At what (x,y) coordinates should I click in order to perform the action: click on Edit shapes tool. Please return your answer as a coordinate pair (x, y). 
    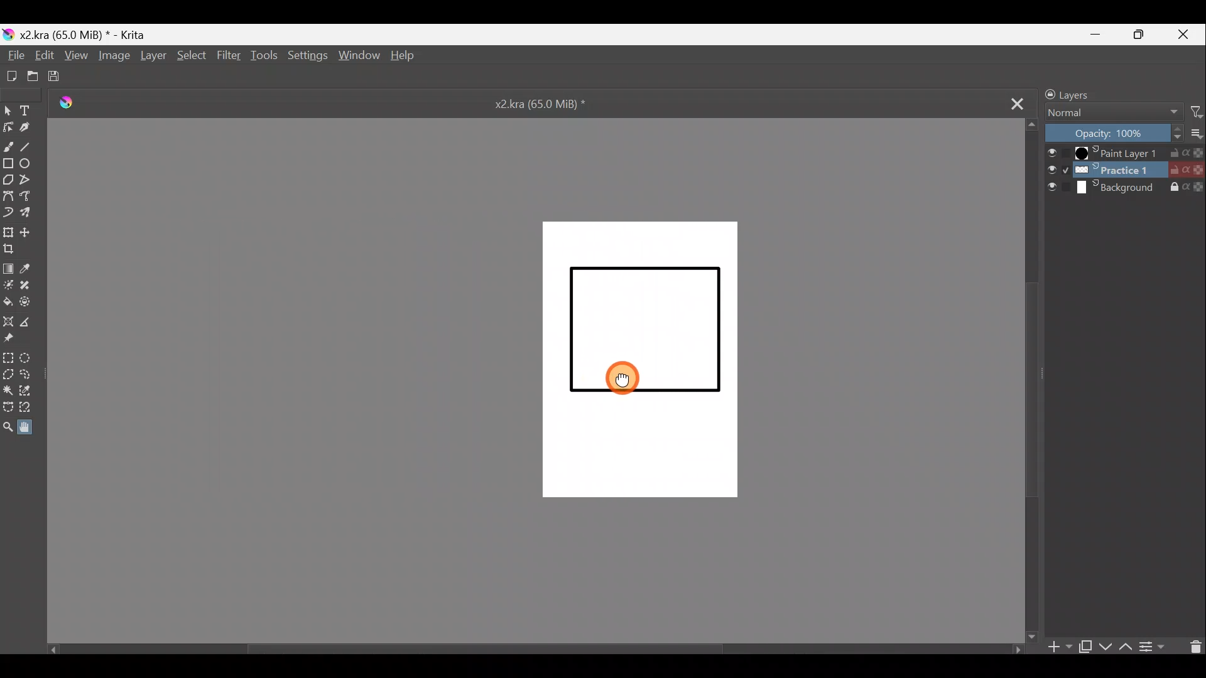
    Looking at the image, I should click on (8, 127).